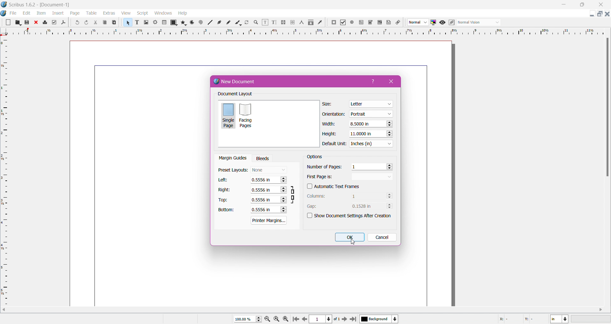 This screenshot has height=324, width=611. I want to click on icon, so click(264, 22).